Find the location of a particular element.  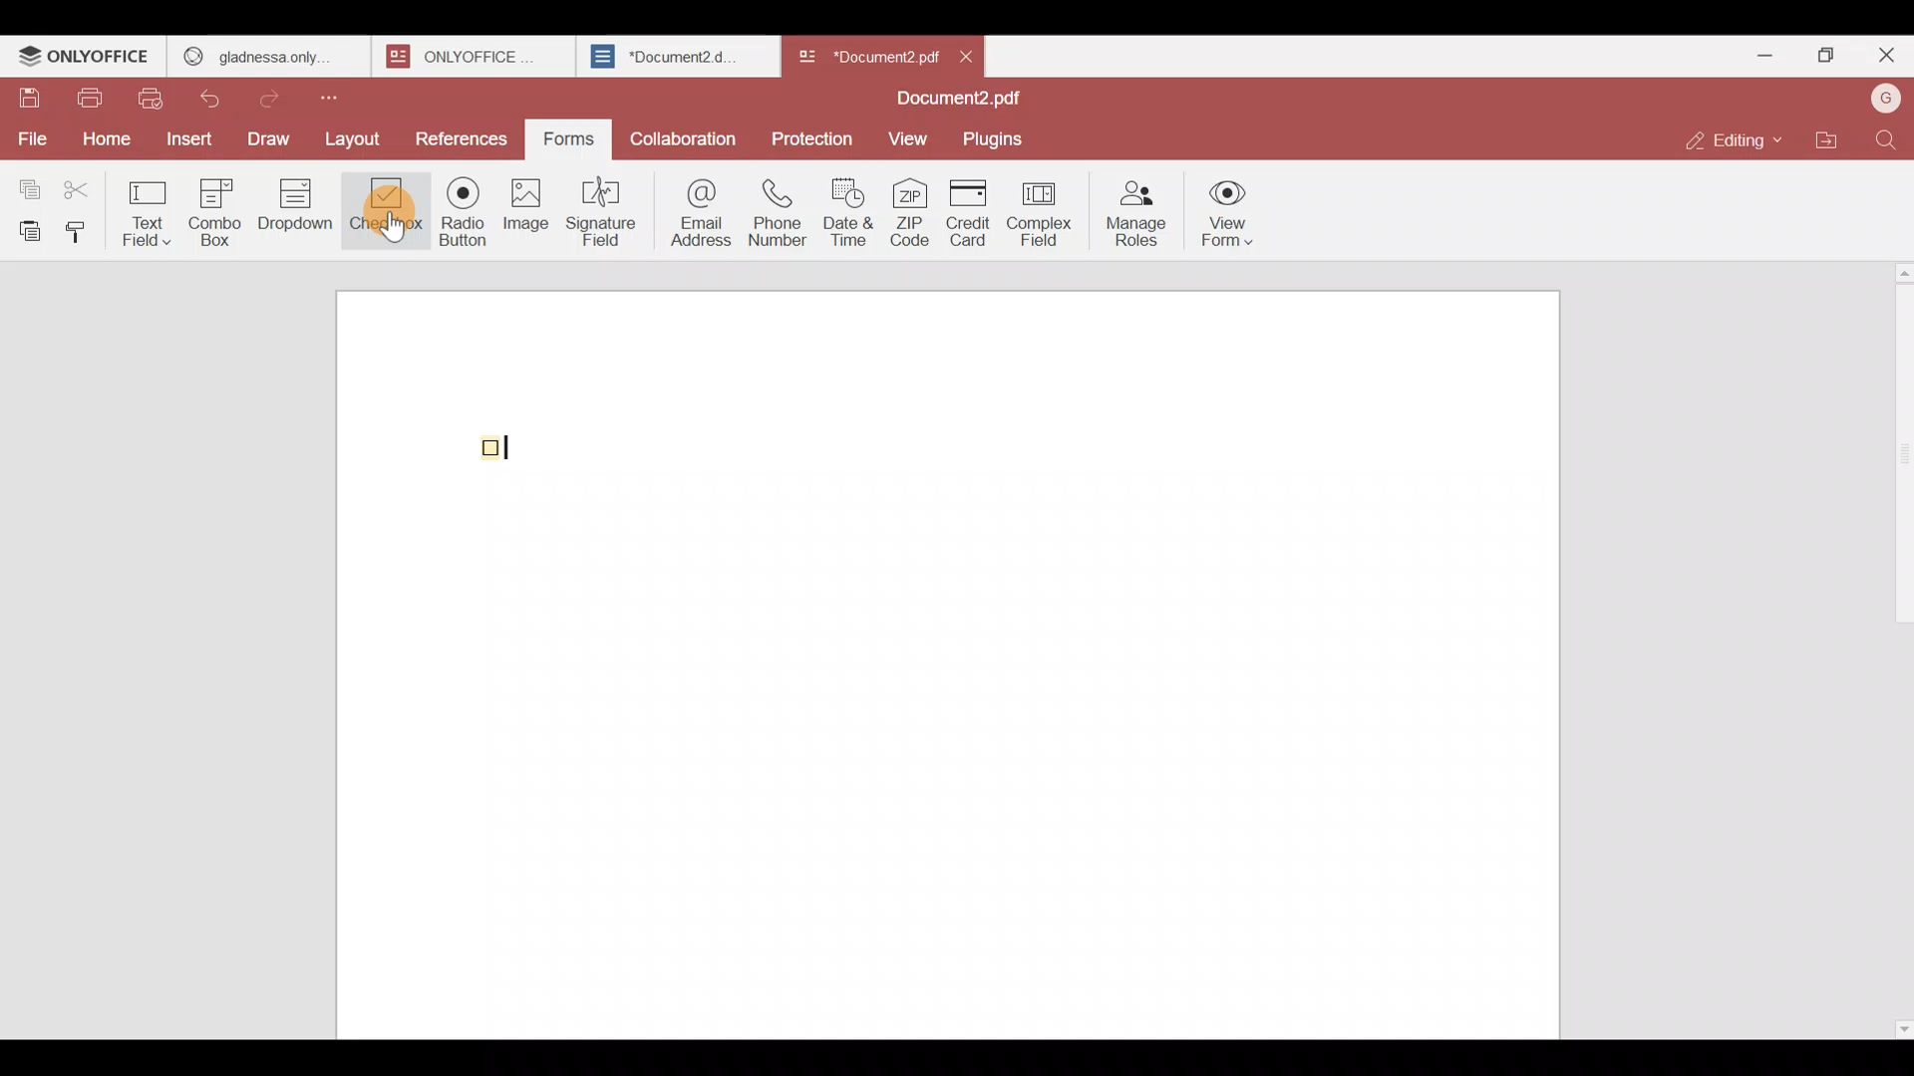

gladness only is located at coordinates (267, 52).